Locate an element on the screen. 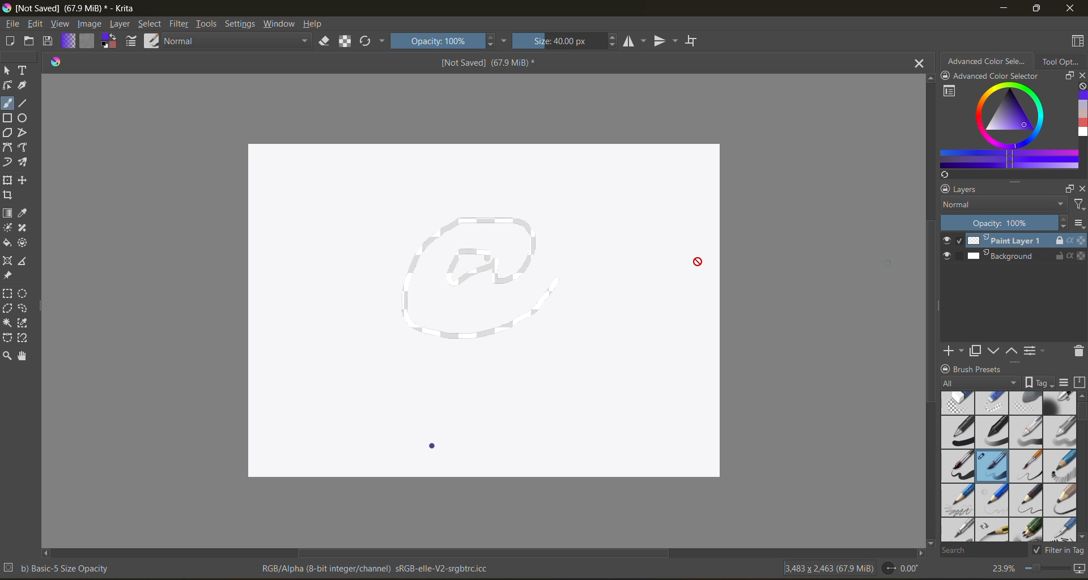 The height and width of the screenshot is (580, 1088). lock docker is located at coordinates (947, 75).